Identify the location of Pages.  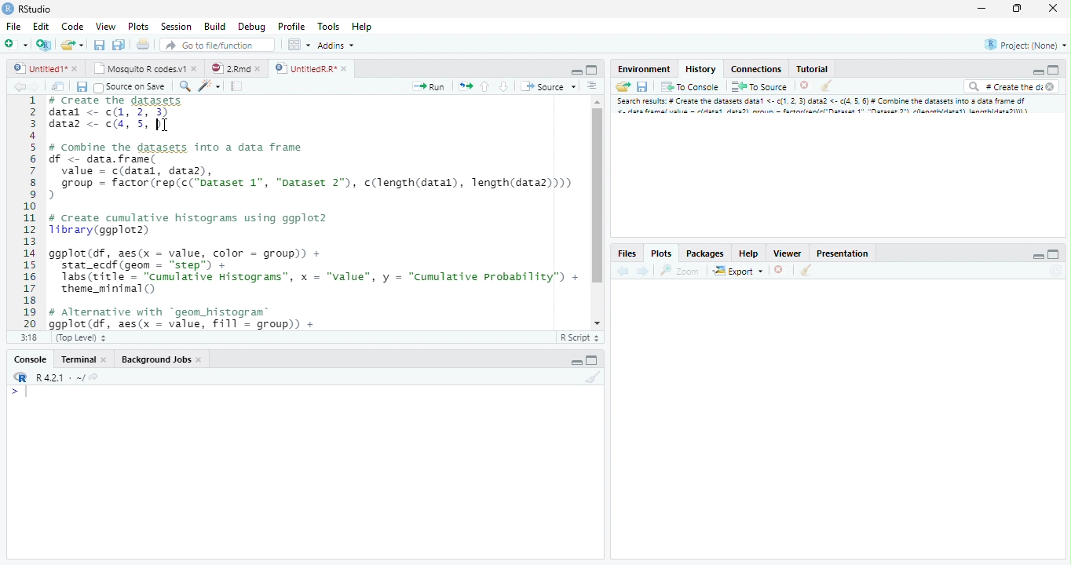
(236, 87).